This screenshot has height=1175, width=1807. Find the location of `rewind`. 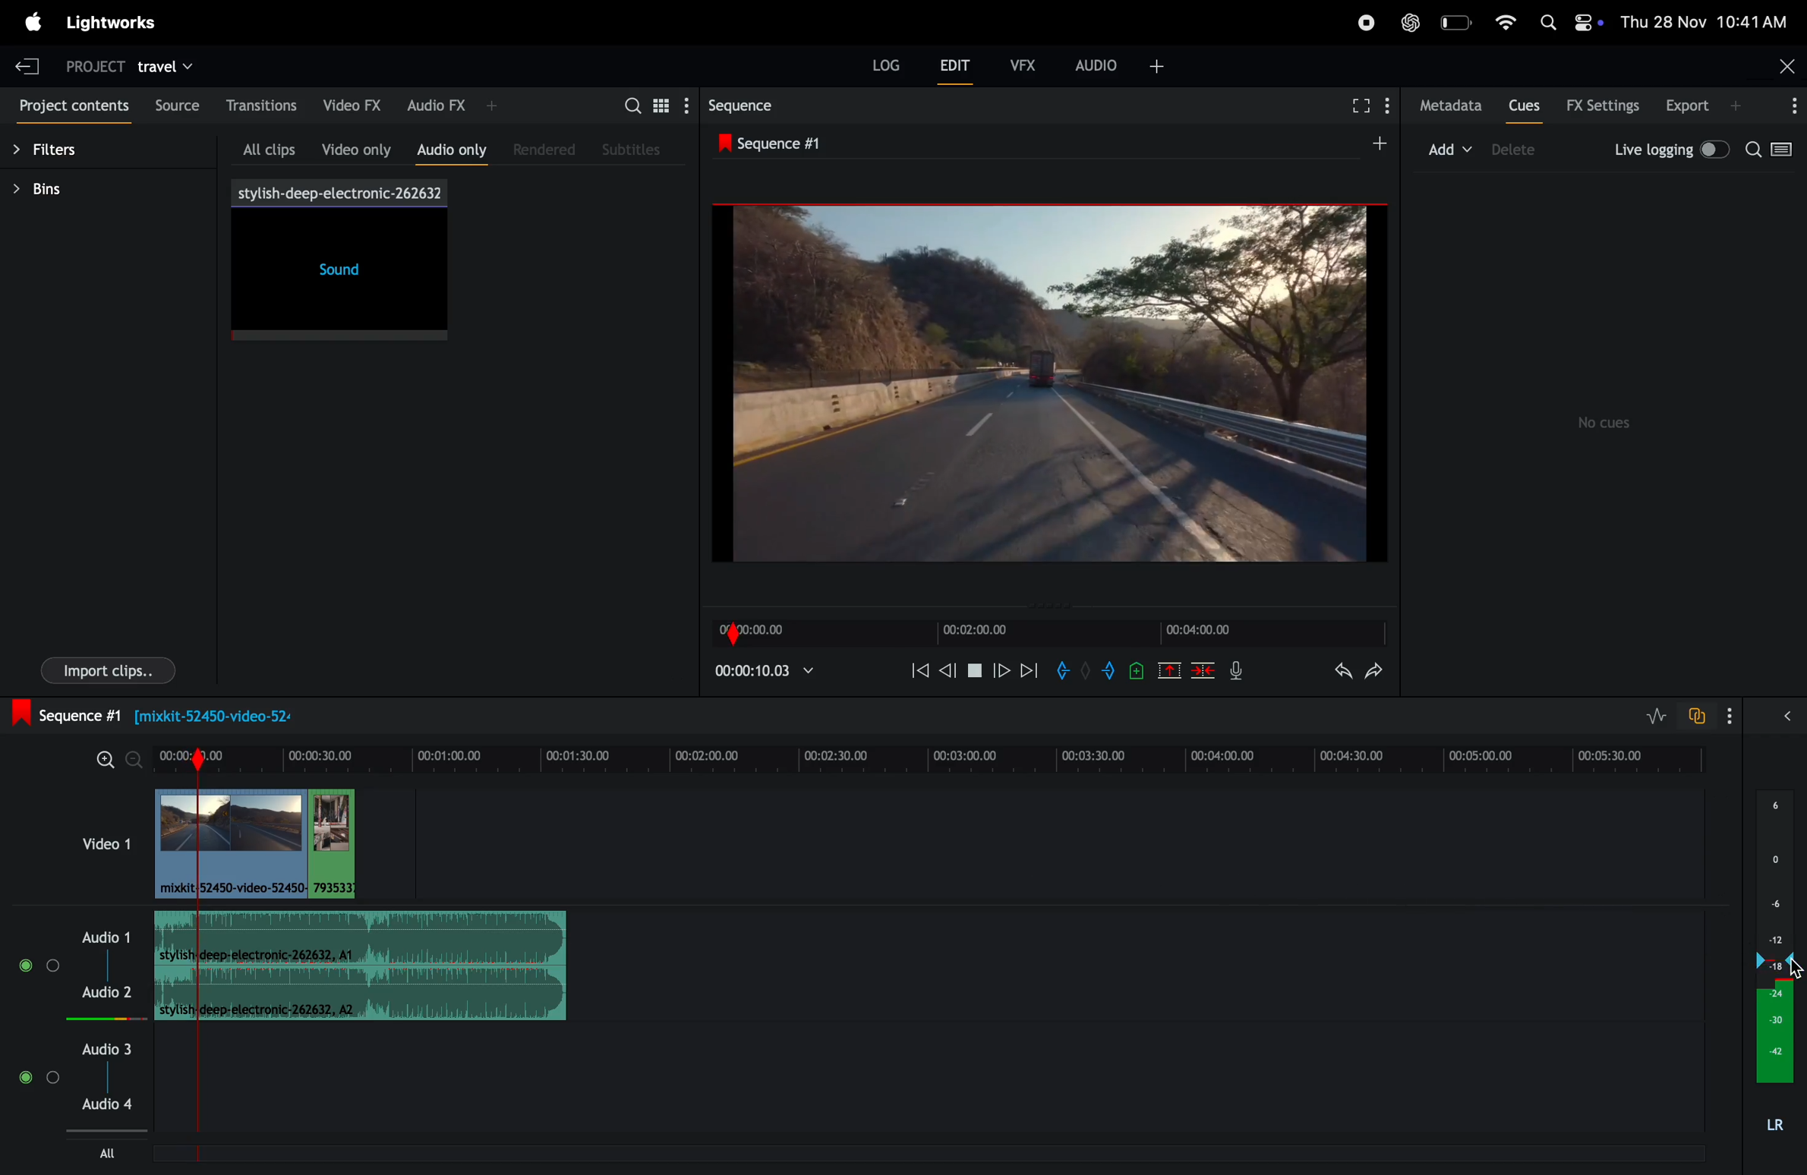

rewind is located at coordinates (917, 669).